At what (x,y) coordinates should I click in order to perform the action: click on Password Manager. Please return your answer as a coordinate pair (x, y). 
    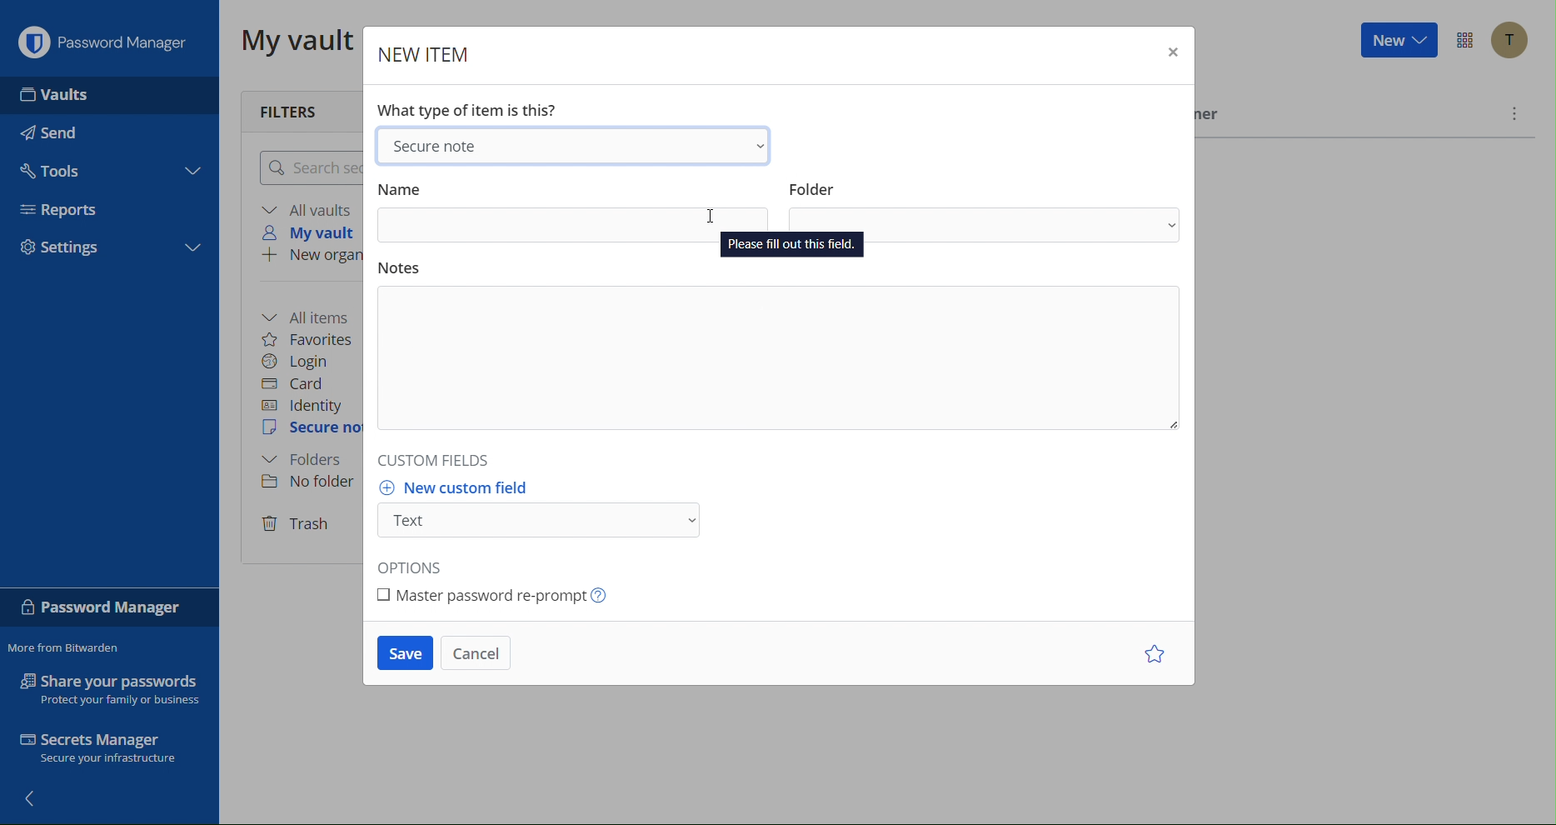
    Looking at the image, I should click on (107, 607).